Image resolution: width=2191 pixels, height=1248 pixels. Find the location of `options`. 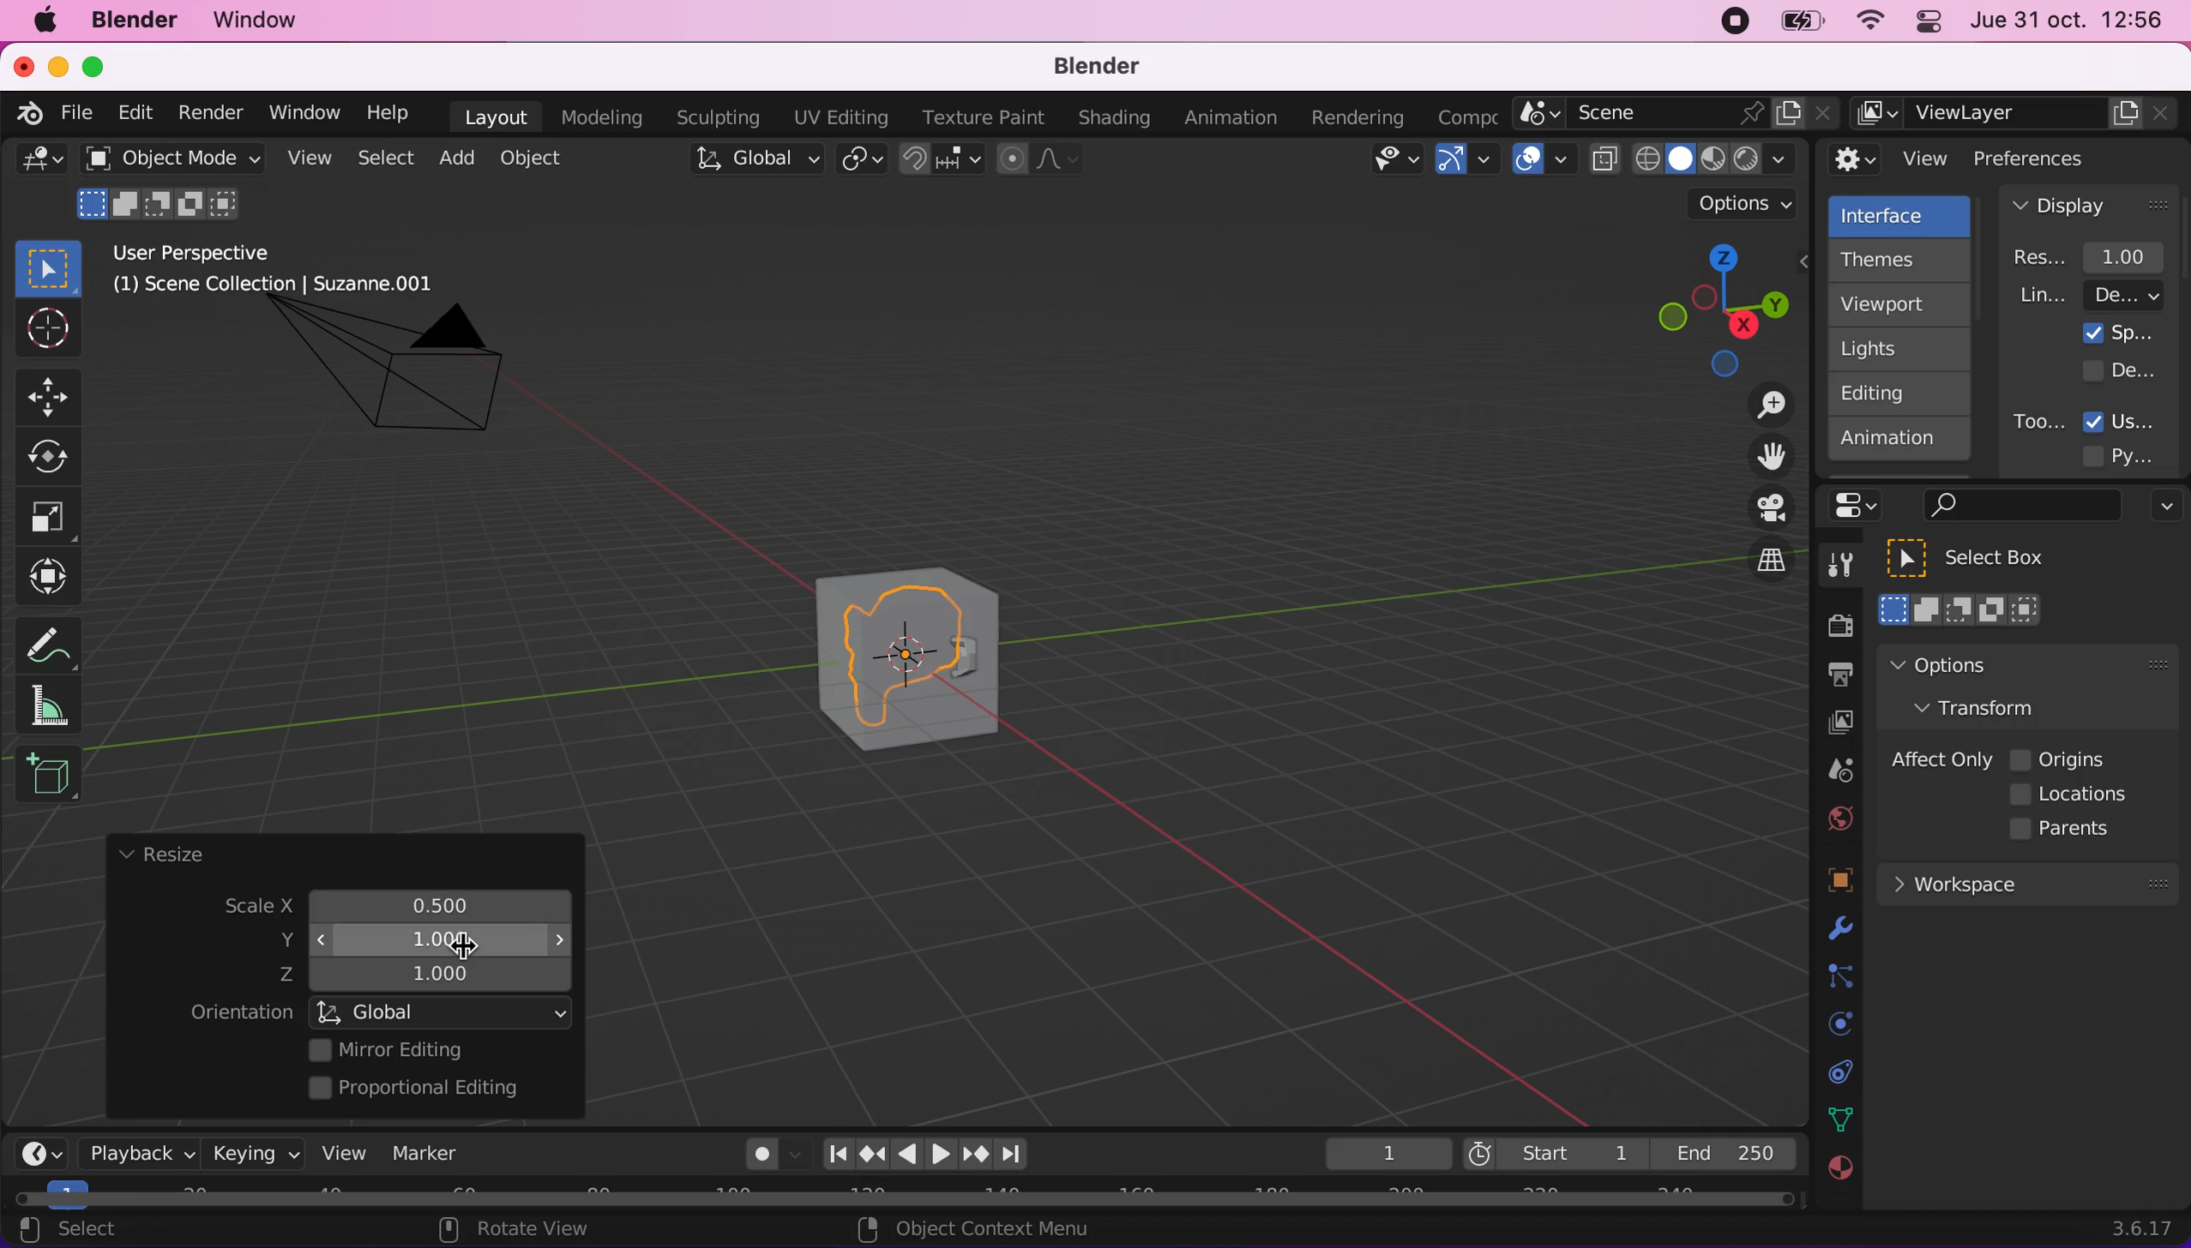

options is located at coordinates (1987, 664).